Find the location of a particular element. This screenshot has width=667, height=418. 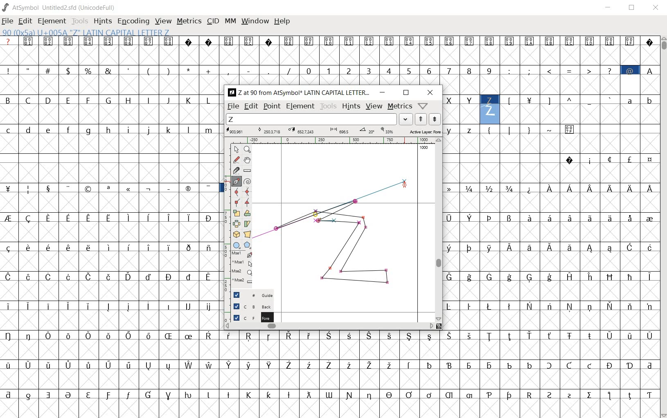

90(0x5a) U+005A "Z" LATIN CAPITAL LETTER Z is located at coordinates (86, 33).